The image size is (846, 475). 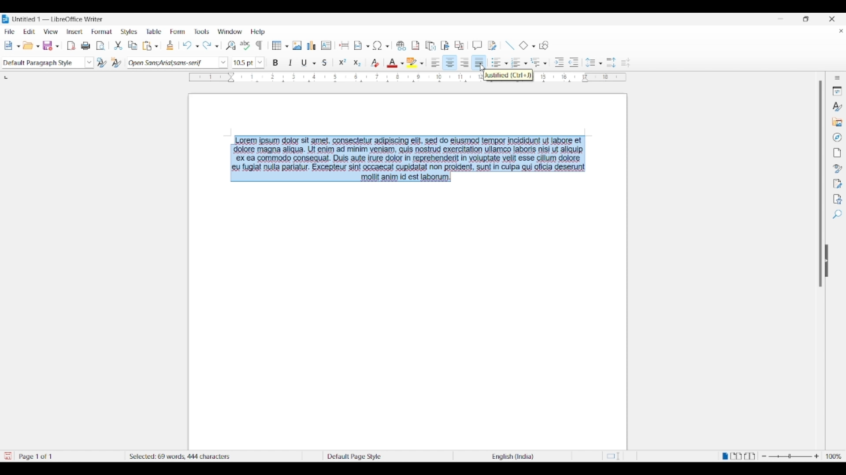 I want to click on File, so click(x=10, y=31).